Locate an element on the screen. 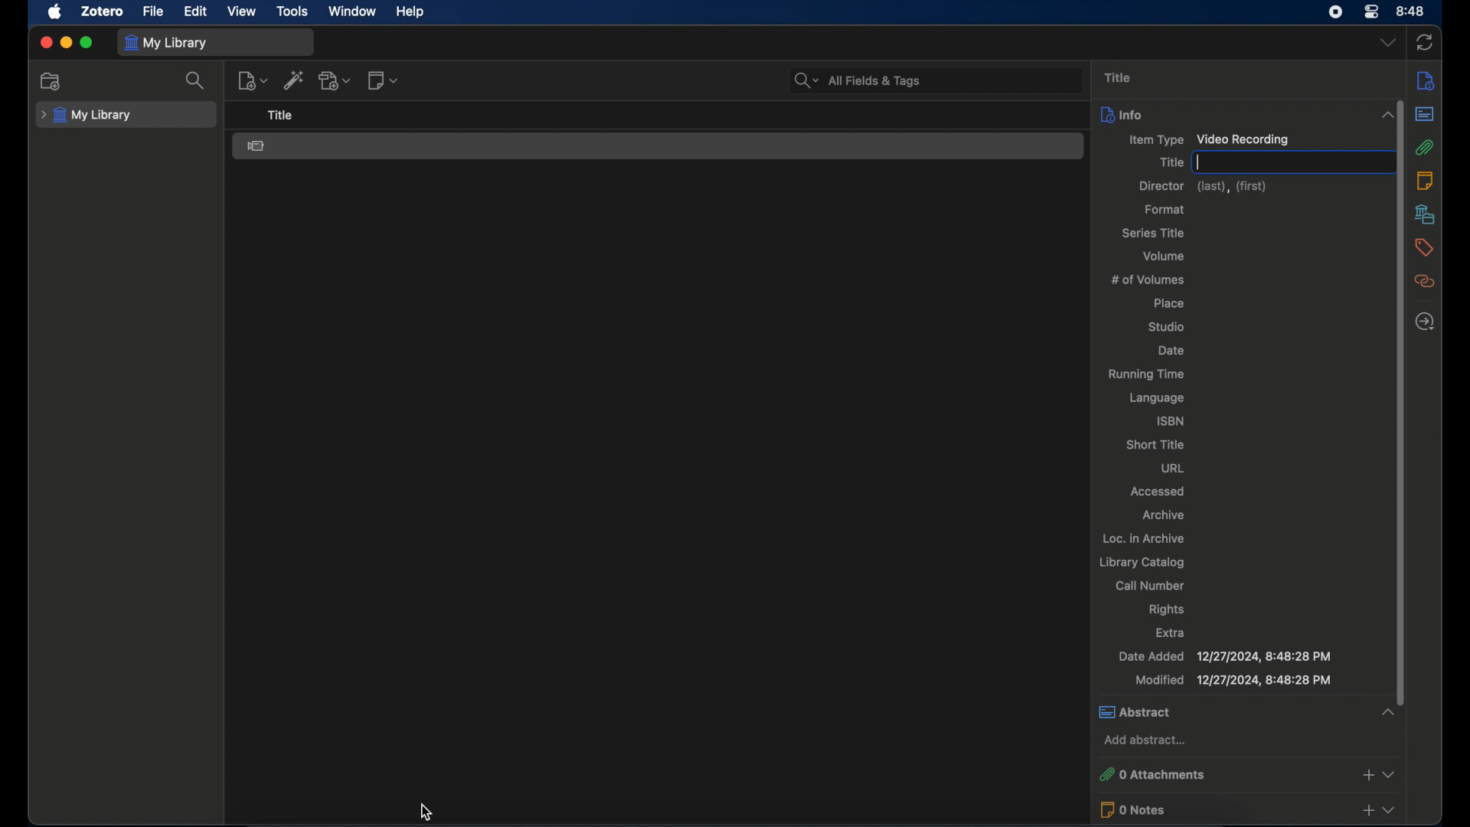  loc. in archive is located at coordinates (1144, 538).